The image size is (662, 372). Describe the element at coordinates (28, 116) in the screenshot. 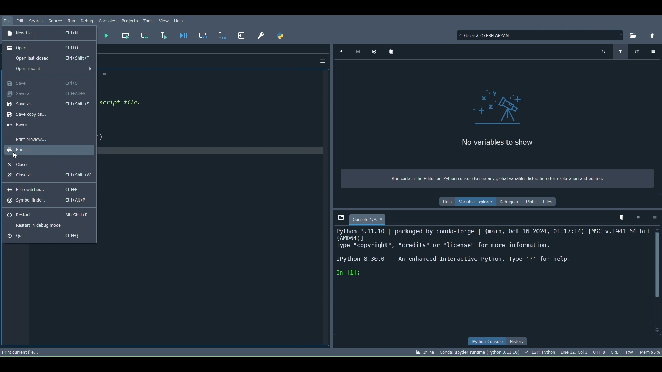

I see `Save copy as` at that location.